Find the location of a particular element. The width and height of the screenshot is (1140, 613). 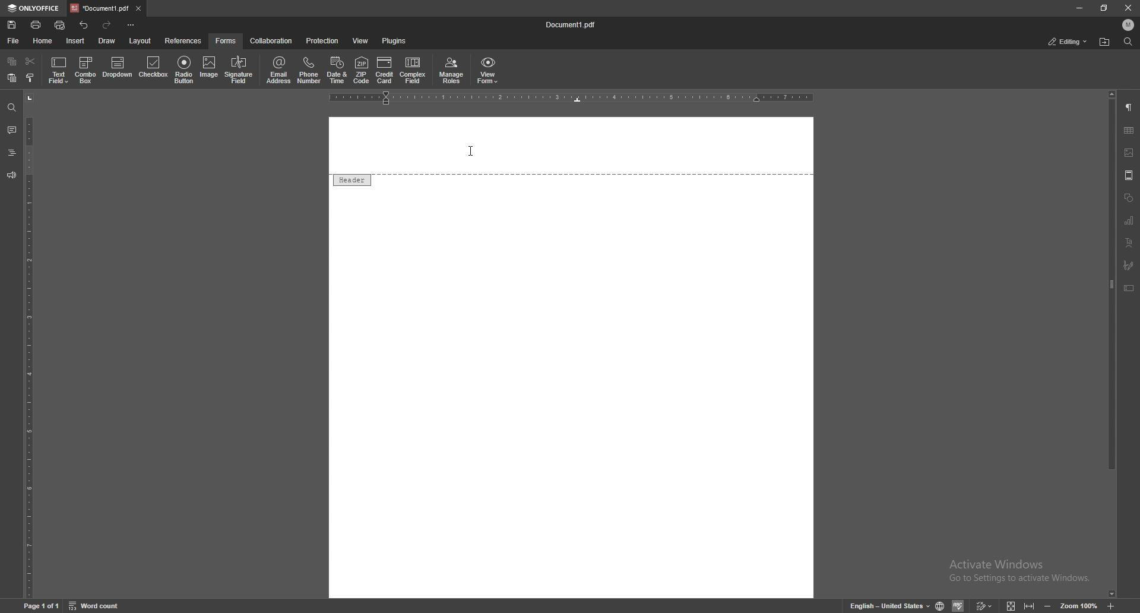

header is located at coordinates (351, 179).